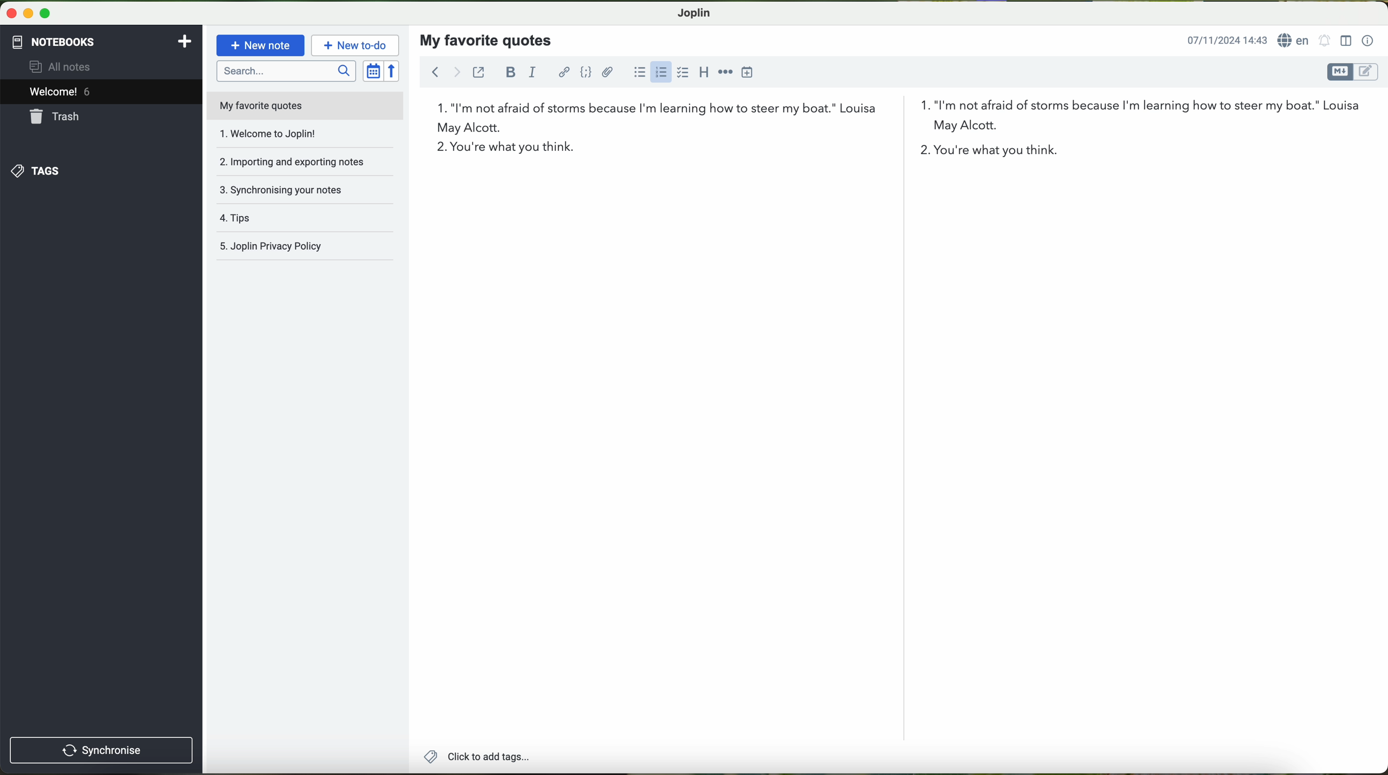 The height and width of the screenshot is (775, 1388). I want to click on tags, so click(101, 171).